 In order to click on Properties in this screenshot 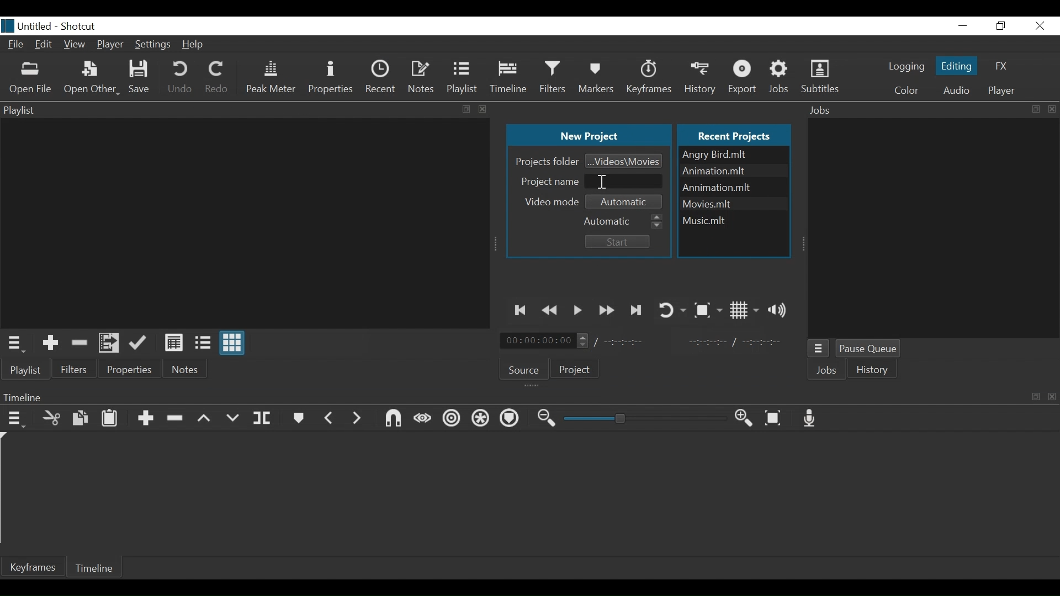, I will do `click(130, 369)`.